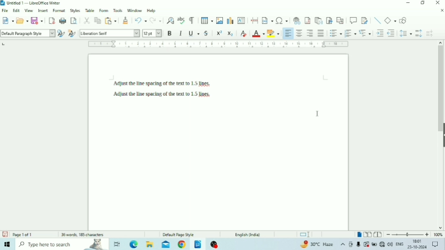 Image resolution: width=445 pixels, height=250 pixels. Describe the element at coordinates (390, 244) in the screenshot. I see `Speakers` at that location.